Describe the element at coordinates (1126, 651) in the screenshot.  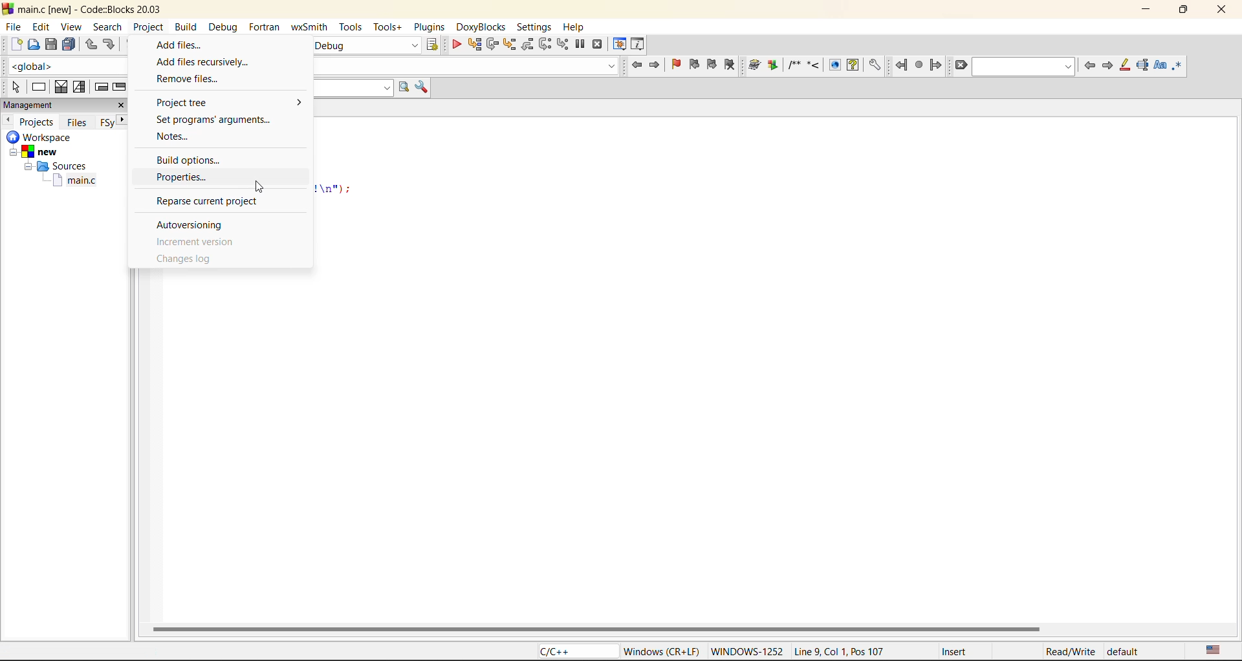
I see `default` at that location.